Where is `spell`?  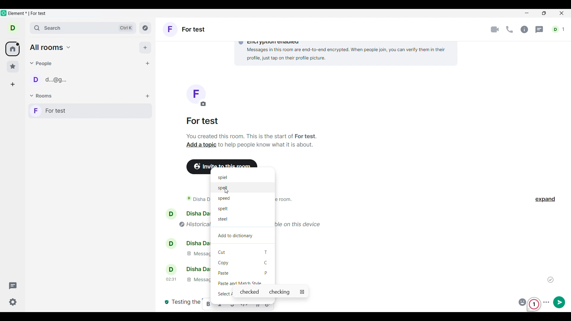 spell is located at coordinates (222, 187).